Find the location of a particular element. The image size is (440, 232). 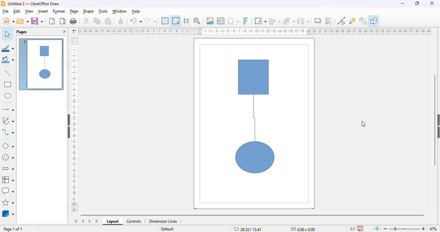

close pane is located at coordinates (64, 32).